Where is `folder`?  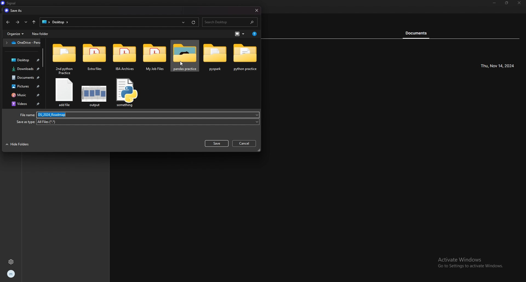 folder is located at coordinates (64, 58).